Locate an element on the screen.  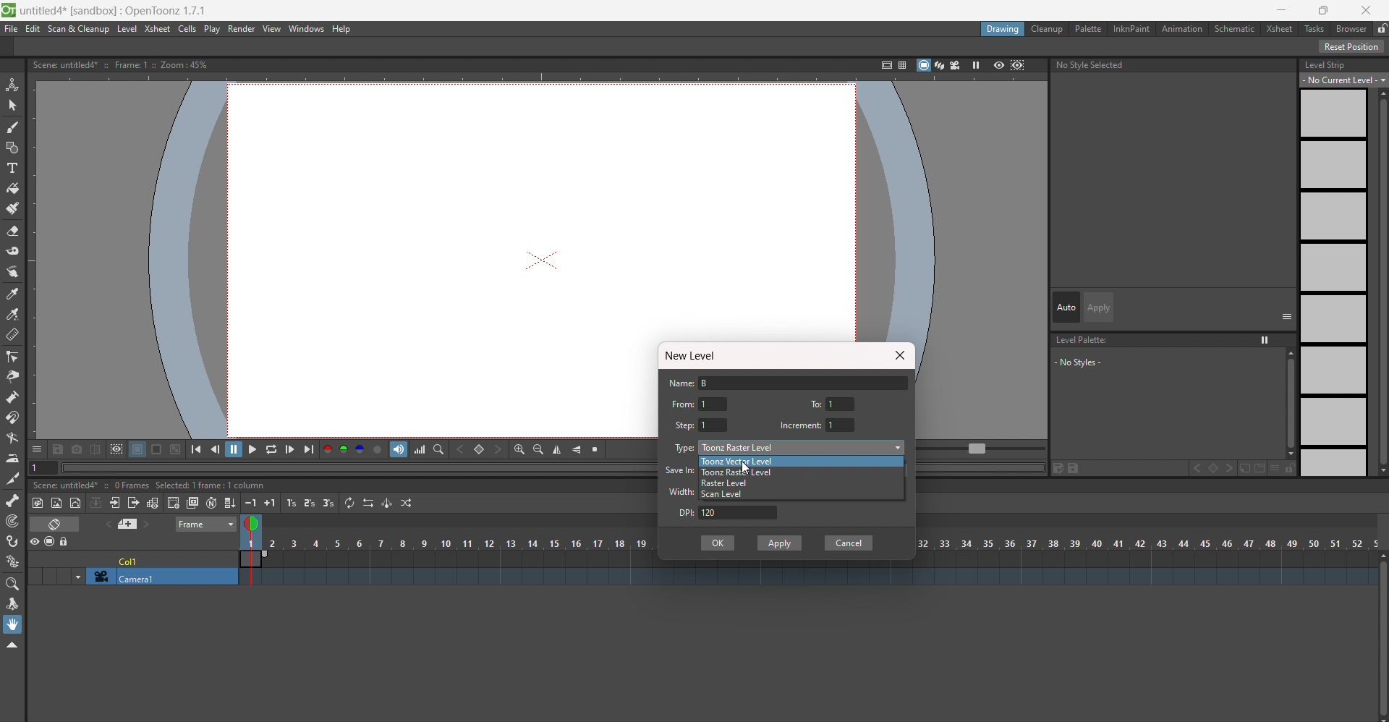
xsheet is located at coordinates (1277, 27).